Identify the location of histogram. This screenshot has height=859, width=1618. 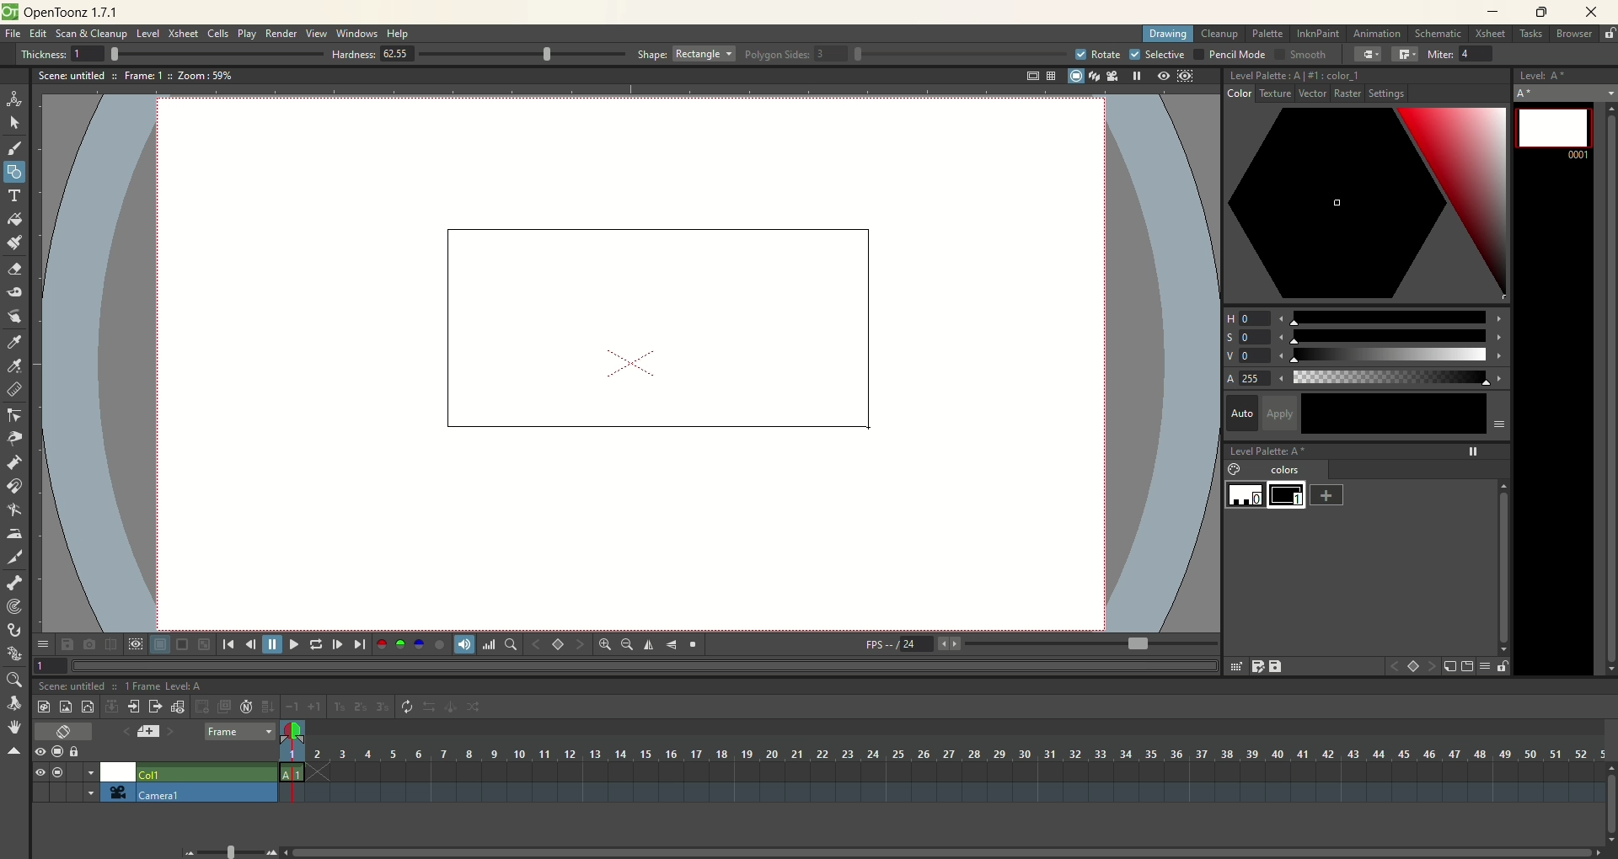
(489, 644).